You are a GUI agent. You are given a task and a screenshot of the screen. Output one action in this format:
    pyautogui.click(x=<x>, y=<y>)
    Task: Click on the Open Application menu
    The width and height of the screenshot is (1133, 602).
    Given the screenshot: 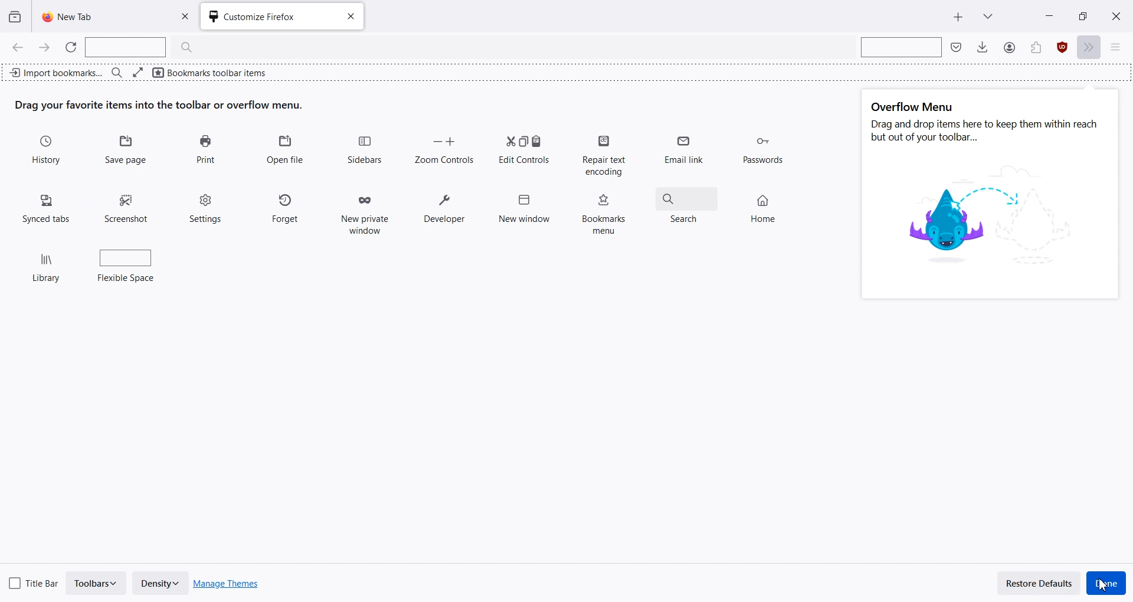 What is the action you would take?
    pyautogui.click(x=1120, y=48)
    